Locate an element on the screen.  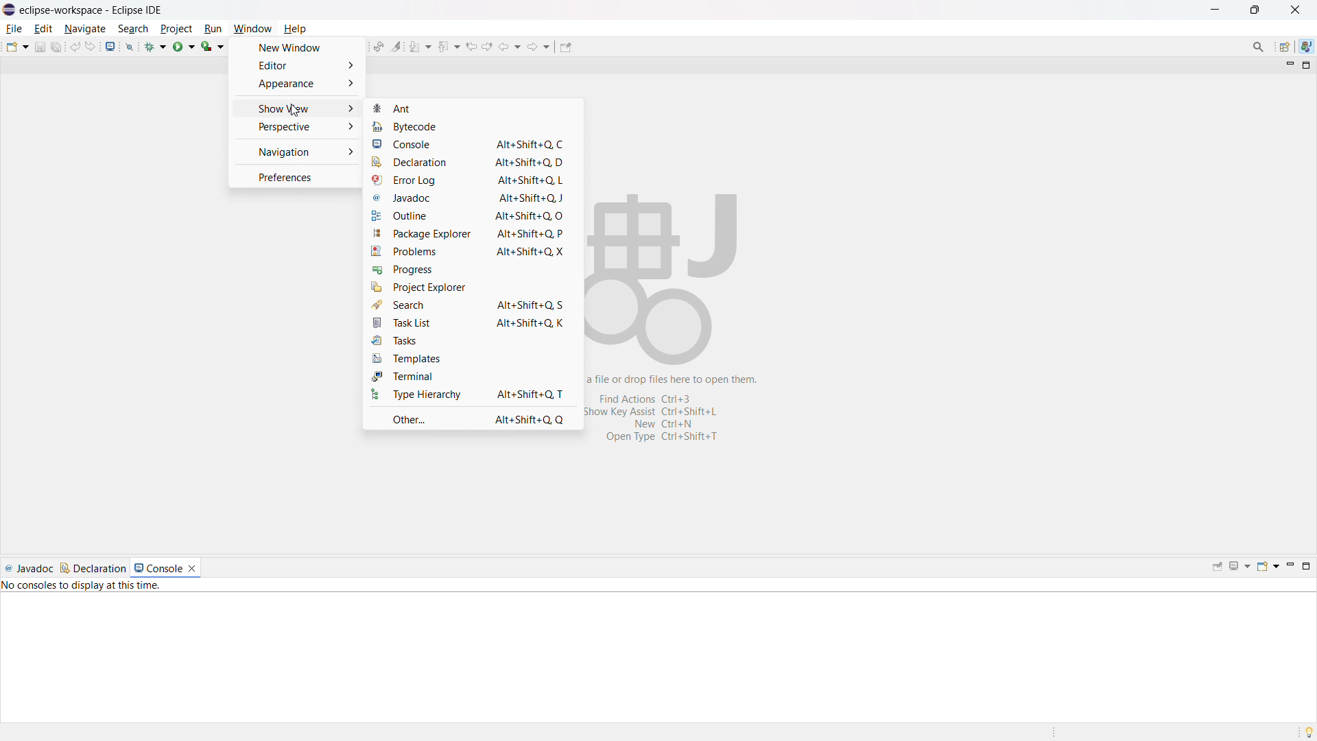
templates is located at coordinates (473, 357).